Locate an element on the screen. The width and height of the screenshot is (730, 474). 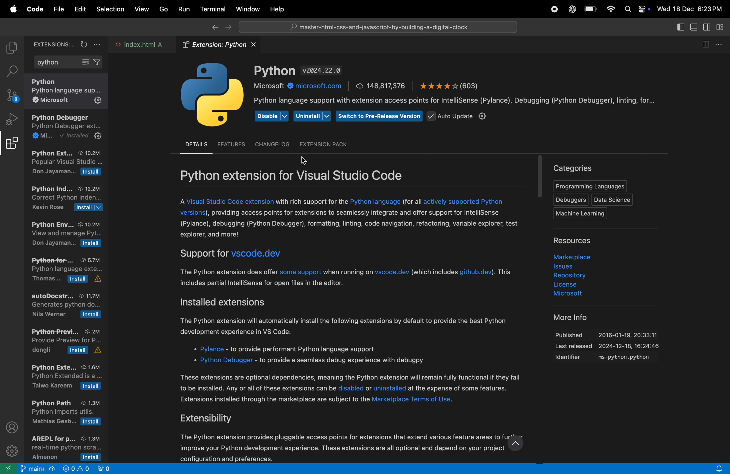
selection is located at coordinates (110, 10).